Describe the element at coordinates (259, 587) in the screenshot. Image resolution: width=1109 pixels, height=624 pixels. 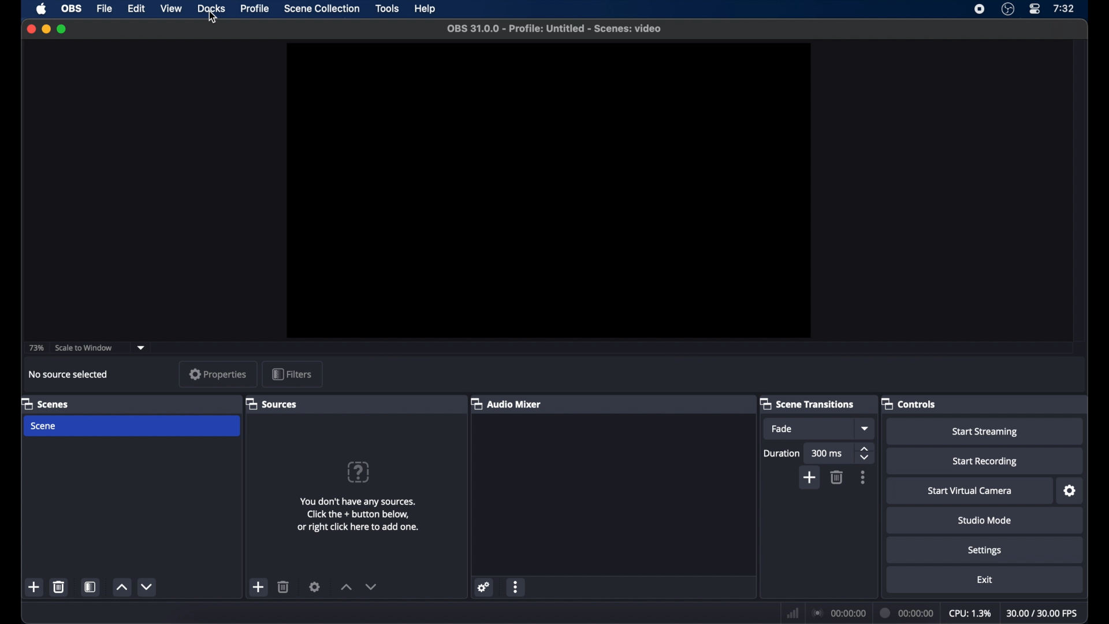
I see `add` at that location.